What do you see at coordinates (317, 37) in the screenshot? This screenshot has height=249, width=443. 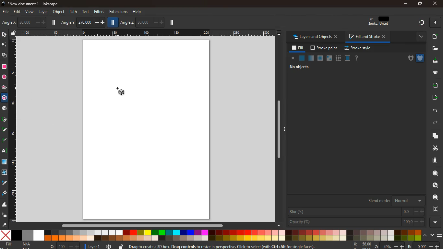 I see `layers and objects` at bounding box center [317, 37].